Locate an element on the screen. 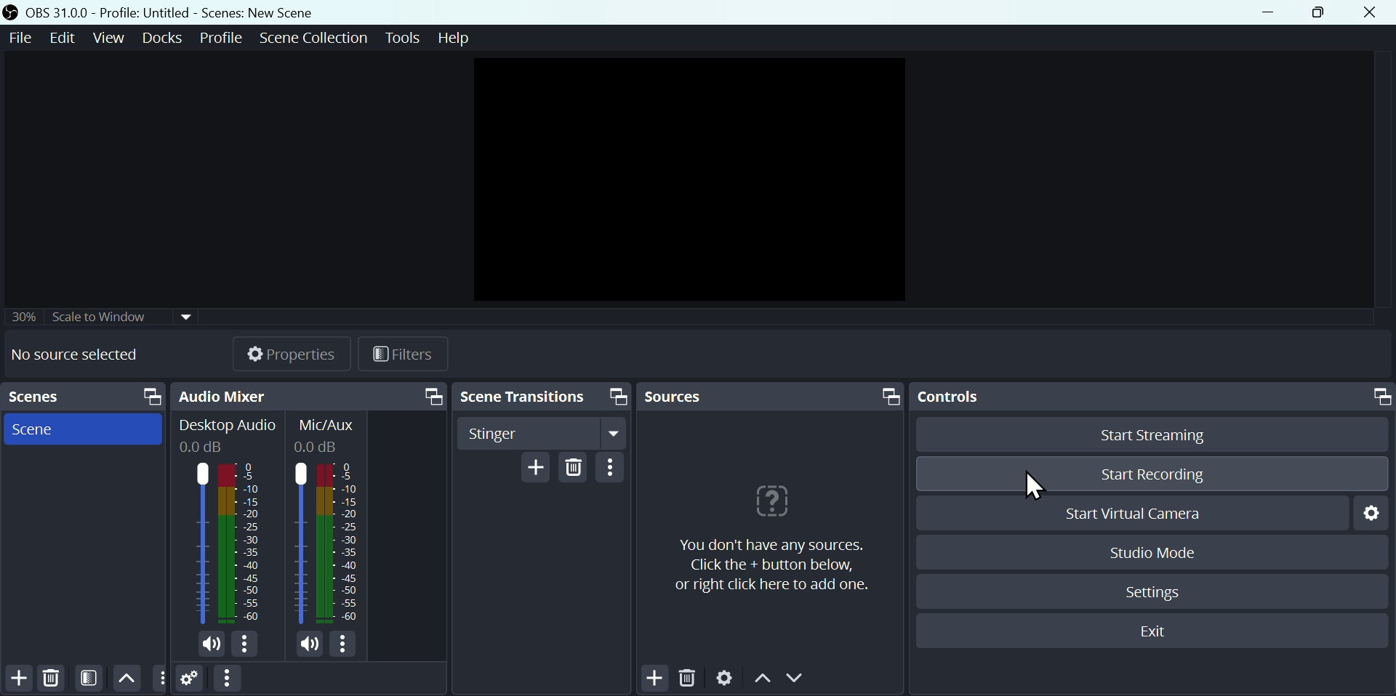  Delete is located at coordinates (576, 469).